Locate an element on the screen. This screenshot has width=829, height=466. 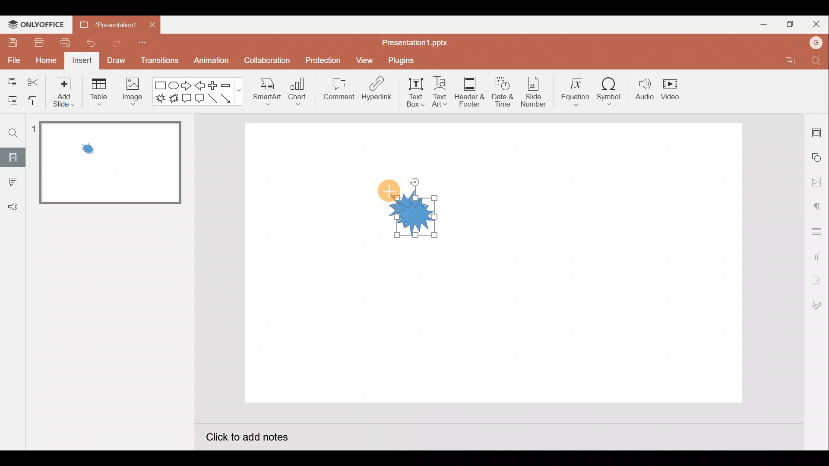
Home is located at coordinates (43, 62).